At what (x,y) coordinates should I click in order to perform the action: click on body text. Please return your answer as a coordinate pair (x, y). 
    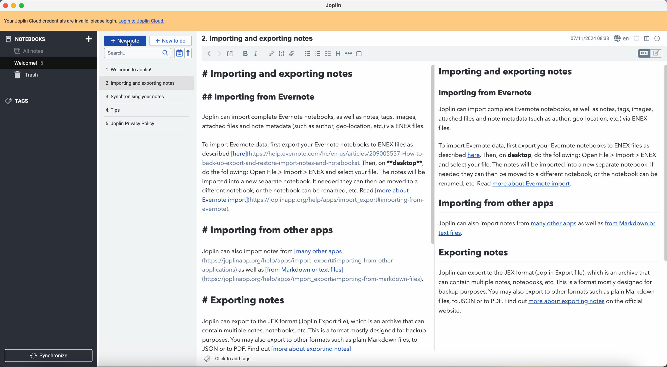
    Looking at the image, I should click on (548, 195).